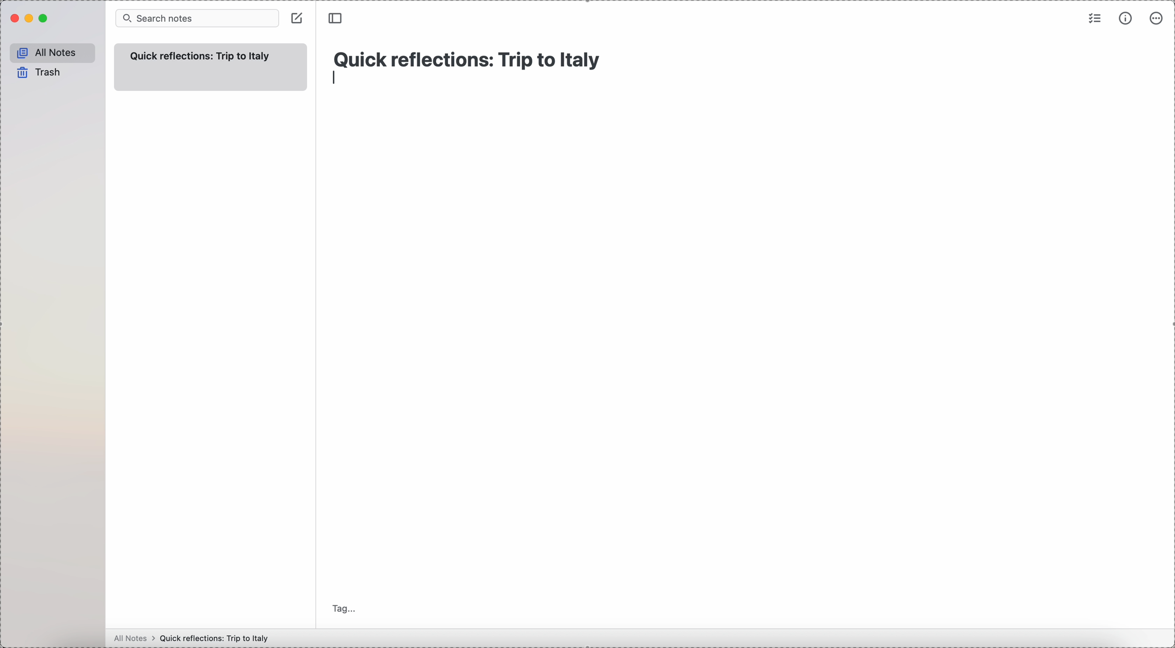 Image resolution: width=1175 pixels, height=648 pixels. I want to click on tag, so click(344, 608).